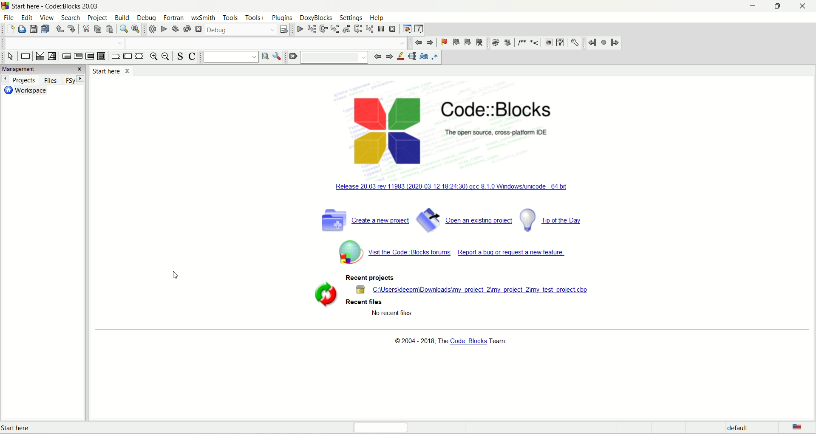 The width and height of the screenshot is (816, 434). What do you see at coordinates (476, 290) in the screenshot?
I see `location of project` at bounding box center [476, 290].